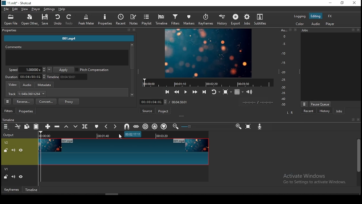  I want to click on keyframes, so click(11, 189).